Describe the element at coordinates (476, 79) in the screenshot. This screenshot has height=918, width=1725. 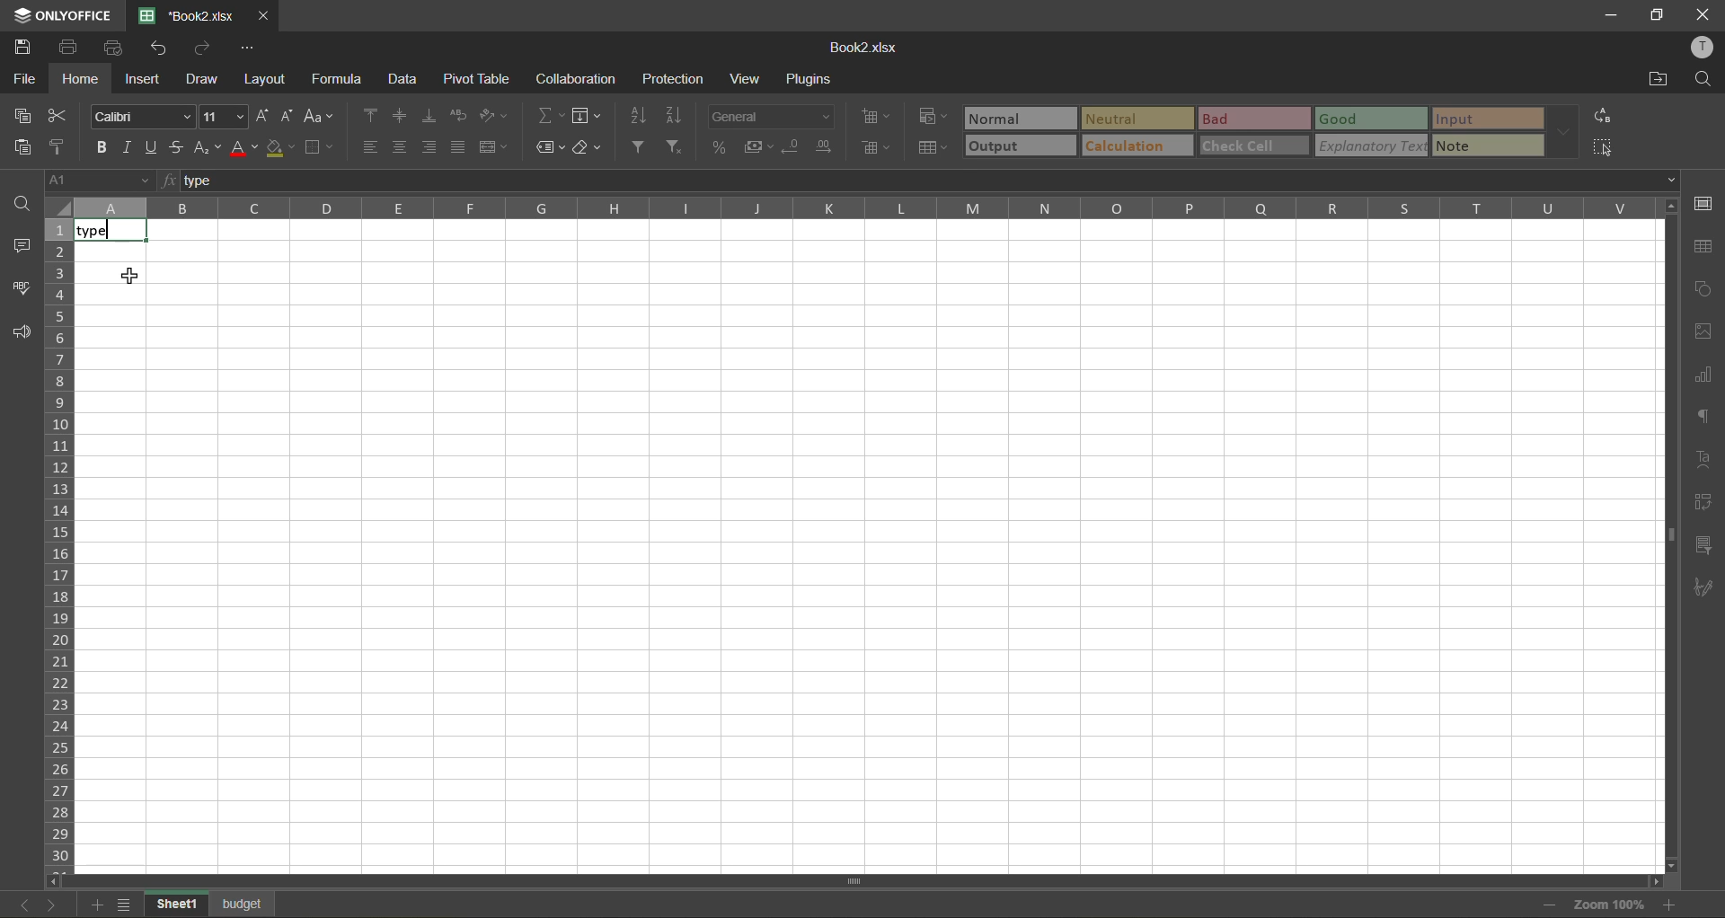
I see `pivot table` at that location.